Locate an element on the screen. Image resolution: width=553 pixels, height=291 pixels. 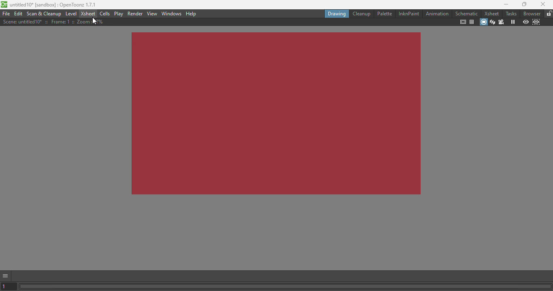
3D view is located at coordinates (493, 22).